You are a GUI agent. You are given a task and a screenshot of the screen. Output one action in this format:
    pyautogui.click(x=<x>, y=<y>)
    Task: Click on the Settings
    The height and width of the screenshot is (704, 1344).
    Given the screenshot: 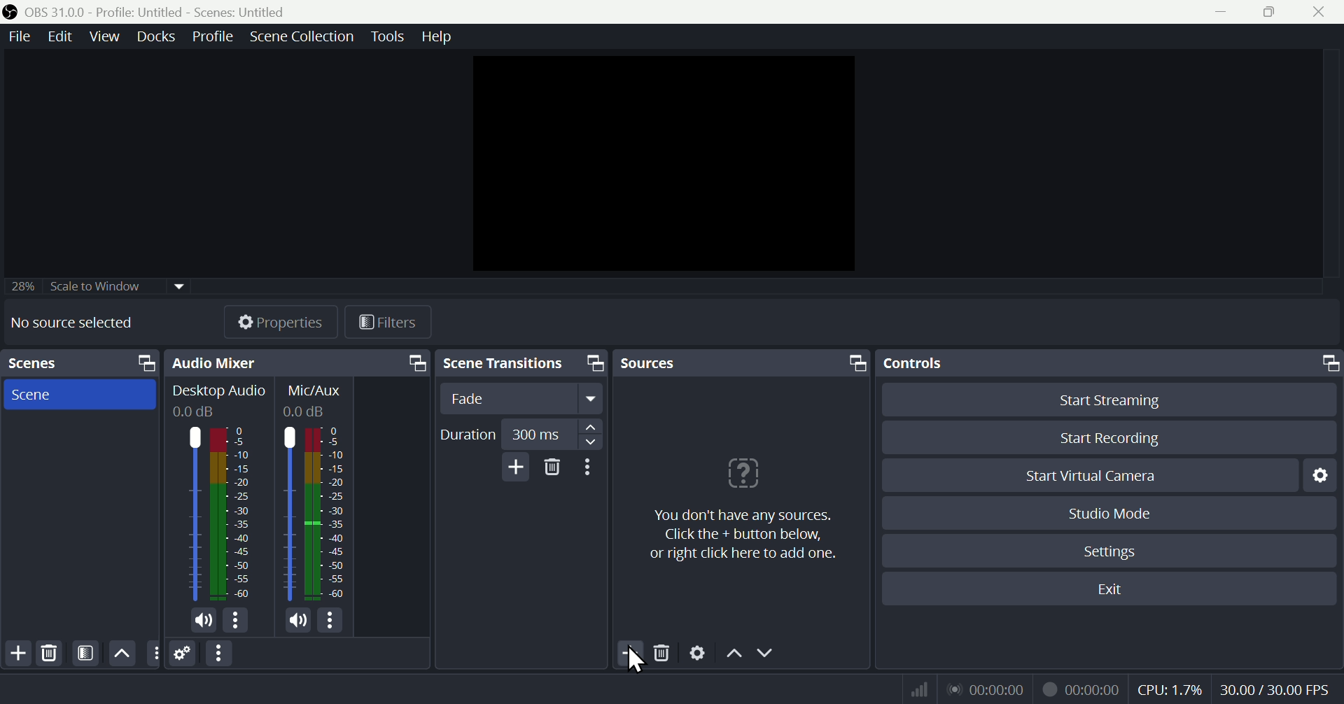 What is the action you would take?
    pyautogui.click(x=1324, y=474)
    